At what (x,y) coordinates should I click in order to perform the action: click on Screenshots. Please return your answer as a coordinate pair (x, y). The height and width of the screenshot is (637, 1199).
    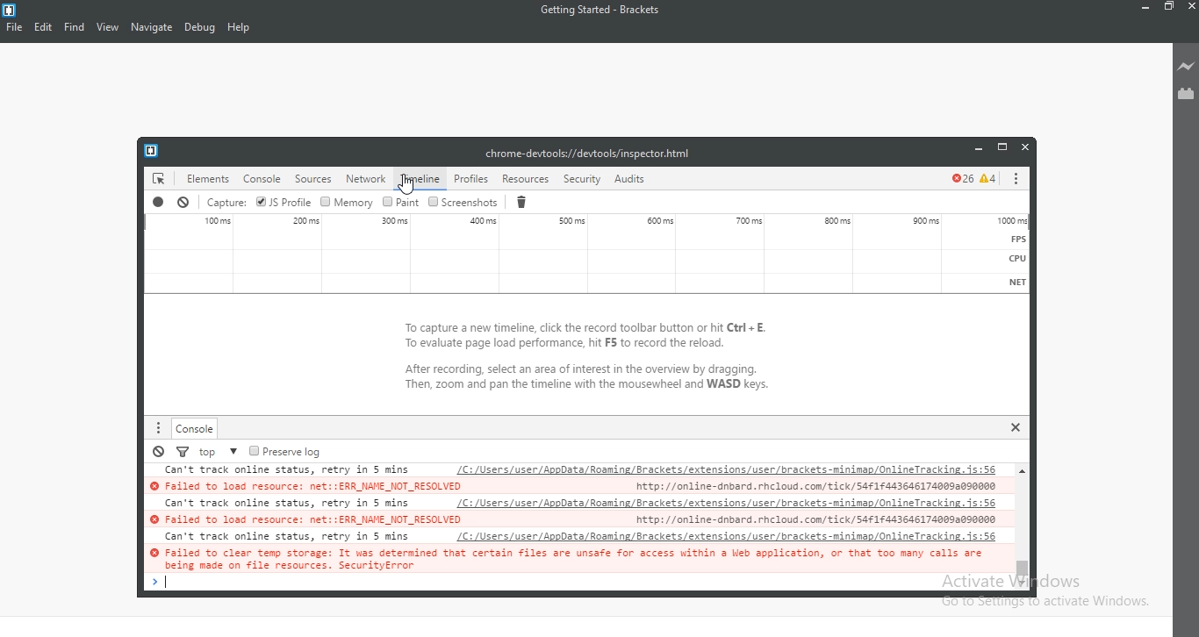
    Looking at the image, I should click on (464, 202).